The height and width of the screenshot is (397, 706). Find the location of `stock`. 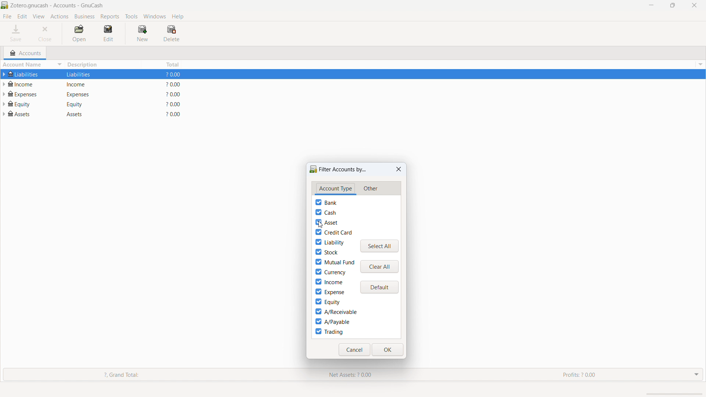

stock is located at coordinates (327, 251).